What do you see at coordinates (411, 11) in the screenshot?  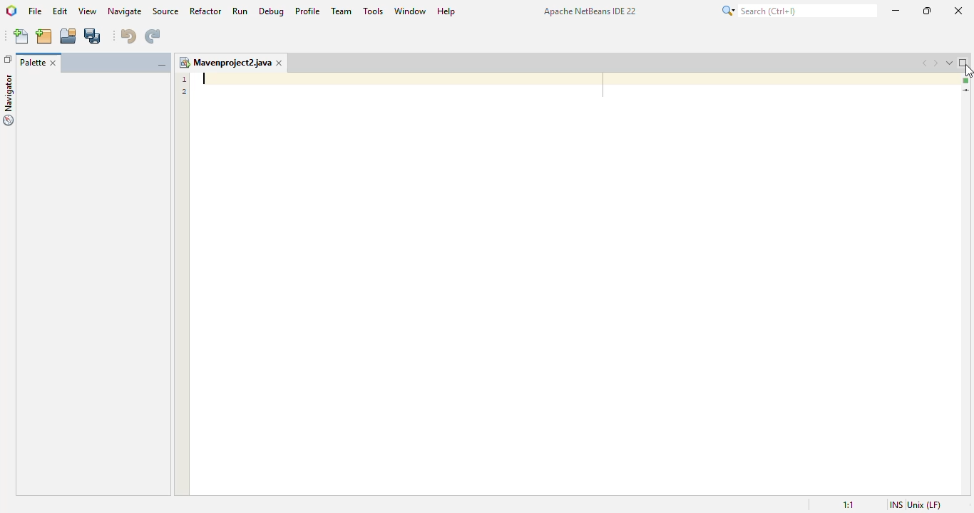 I see `window` at bounding box center [411, 11].